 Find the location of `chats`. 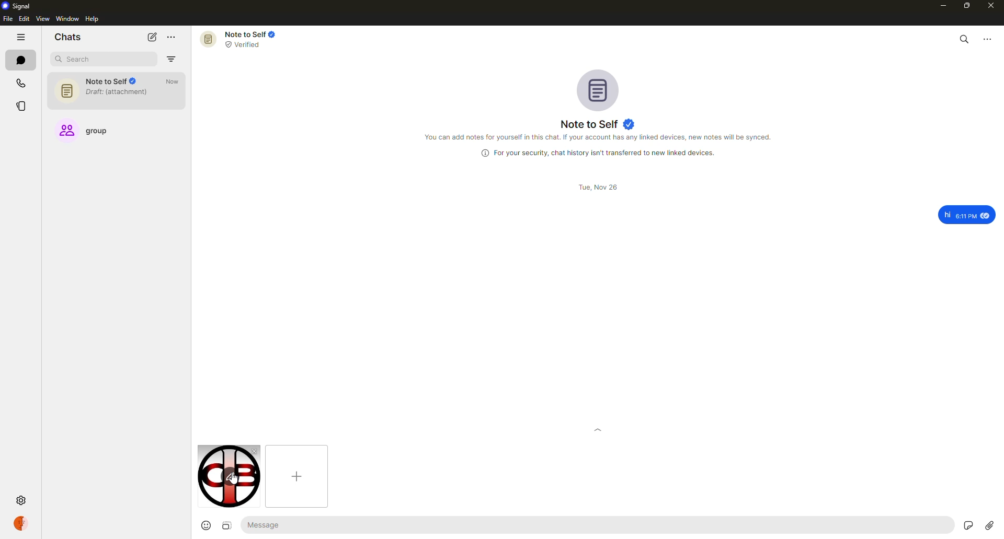

chats is located at coordinates (19, 60).